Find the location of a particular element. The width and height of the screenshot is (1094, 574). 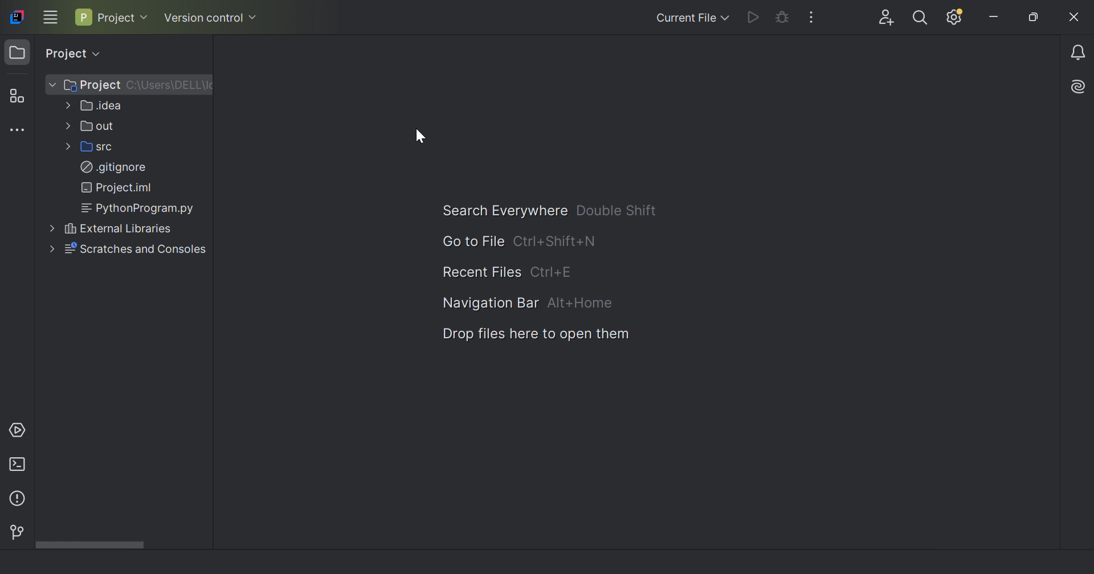

Scratches and controls is located at coordinates (127, 249).